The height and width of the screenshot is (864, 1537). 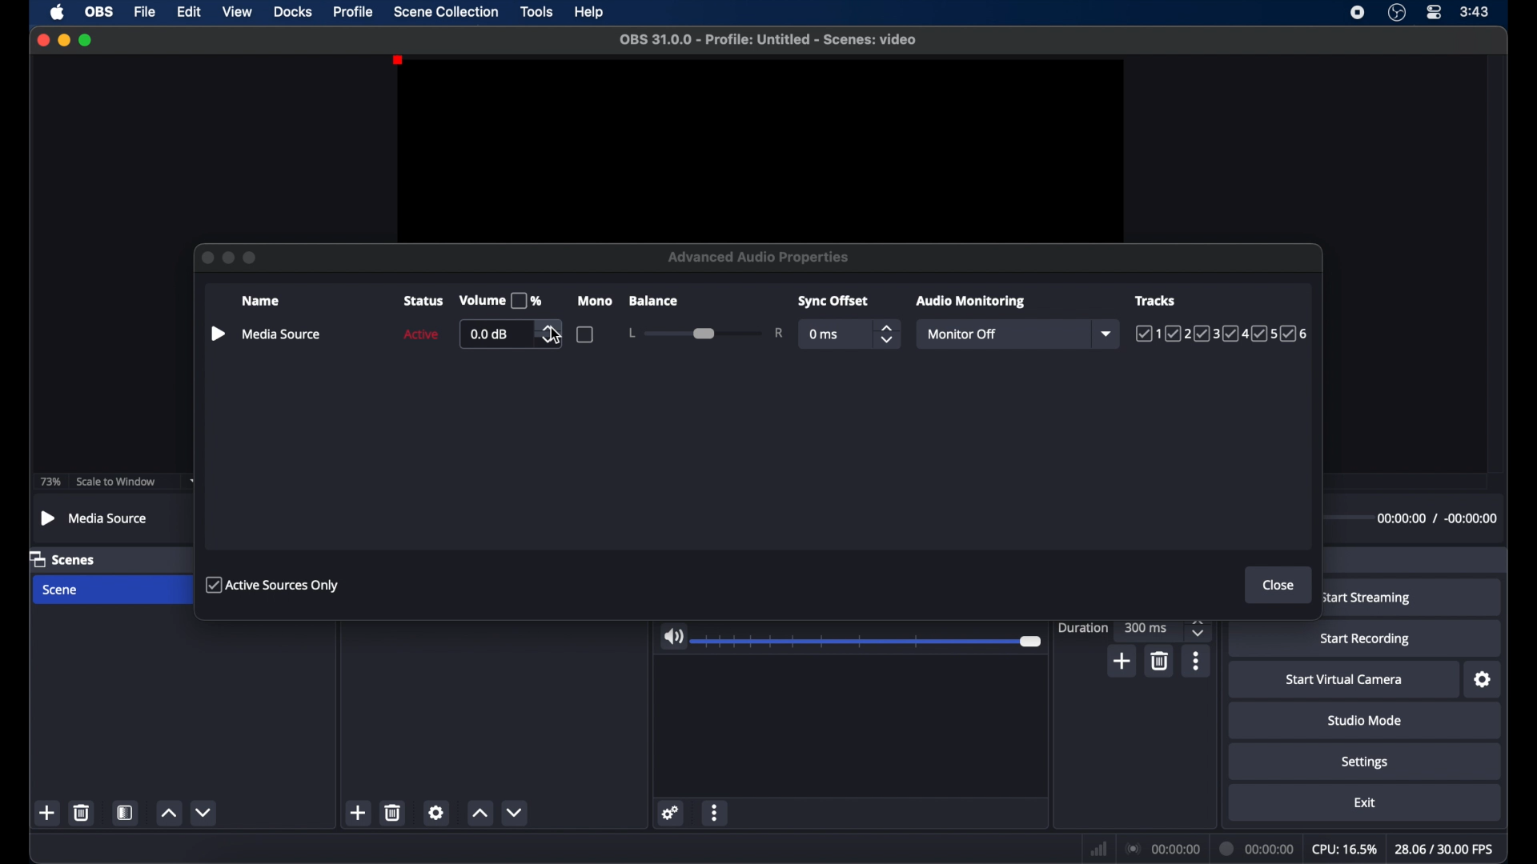 What do you see at coordinates (759, 256) in the screenshot?
I see `advanced audio properties` at bounding box center [759, 256].